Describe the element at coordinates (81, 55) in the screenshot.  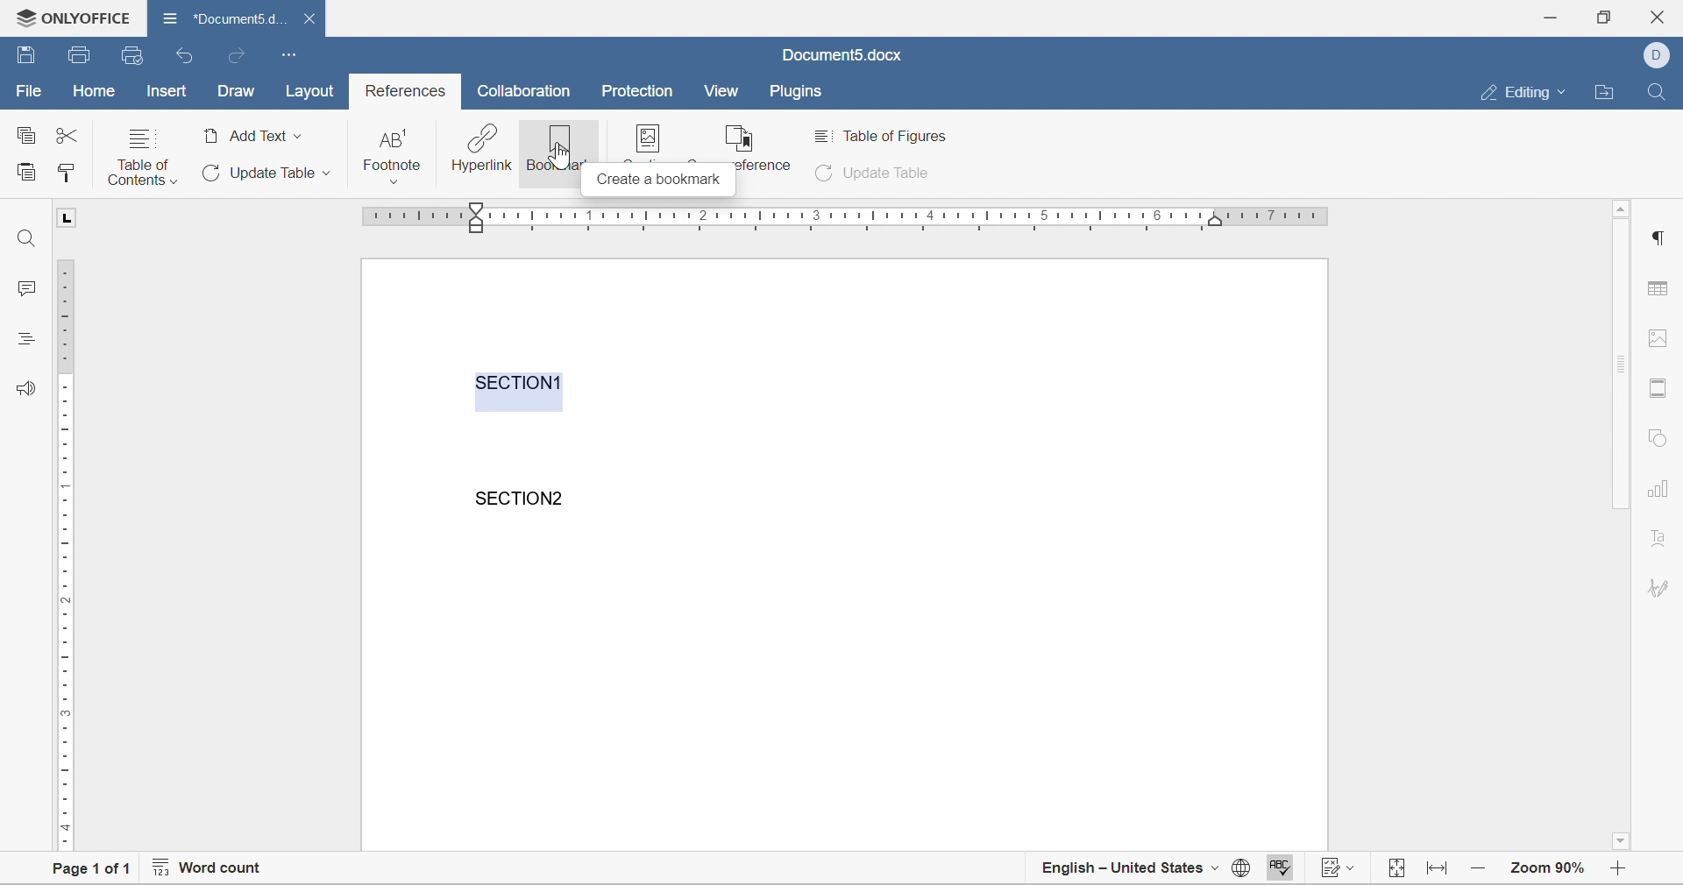
I see `save` at that location.